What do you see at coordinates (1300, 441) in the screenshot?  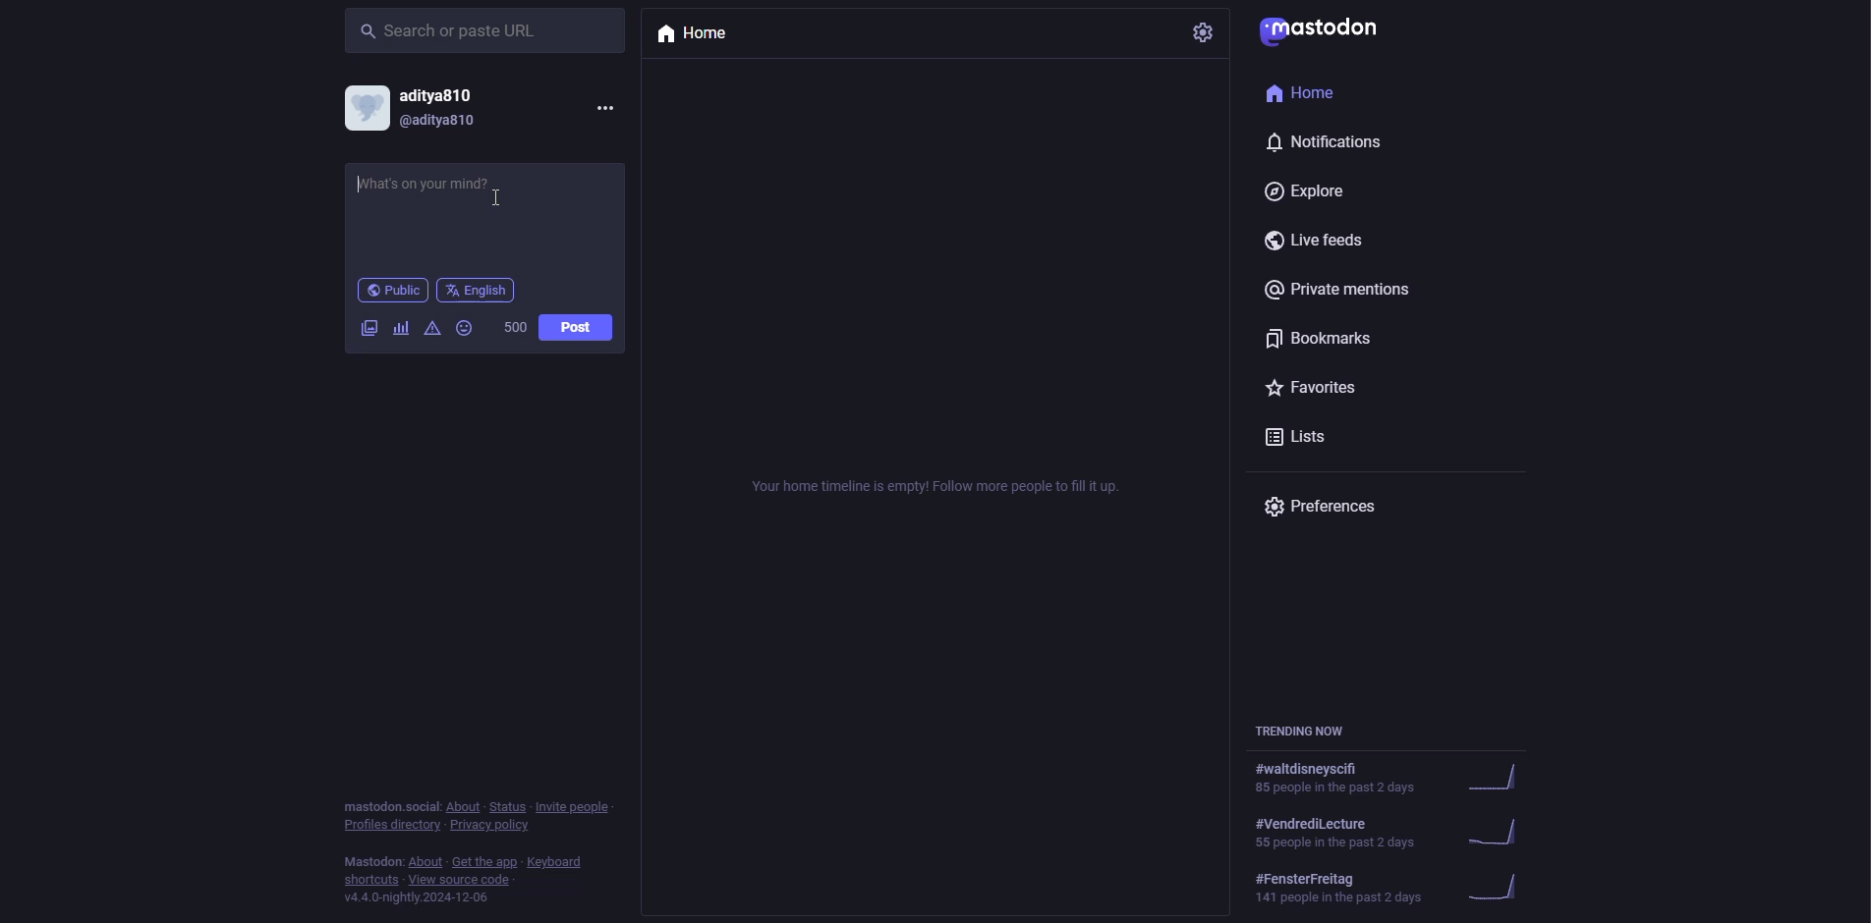 I see `lists` at bounding box center [1300, 441].